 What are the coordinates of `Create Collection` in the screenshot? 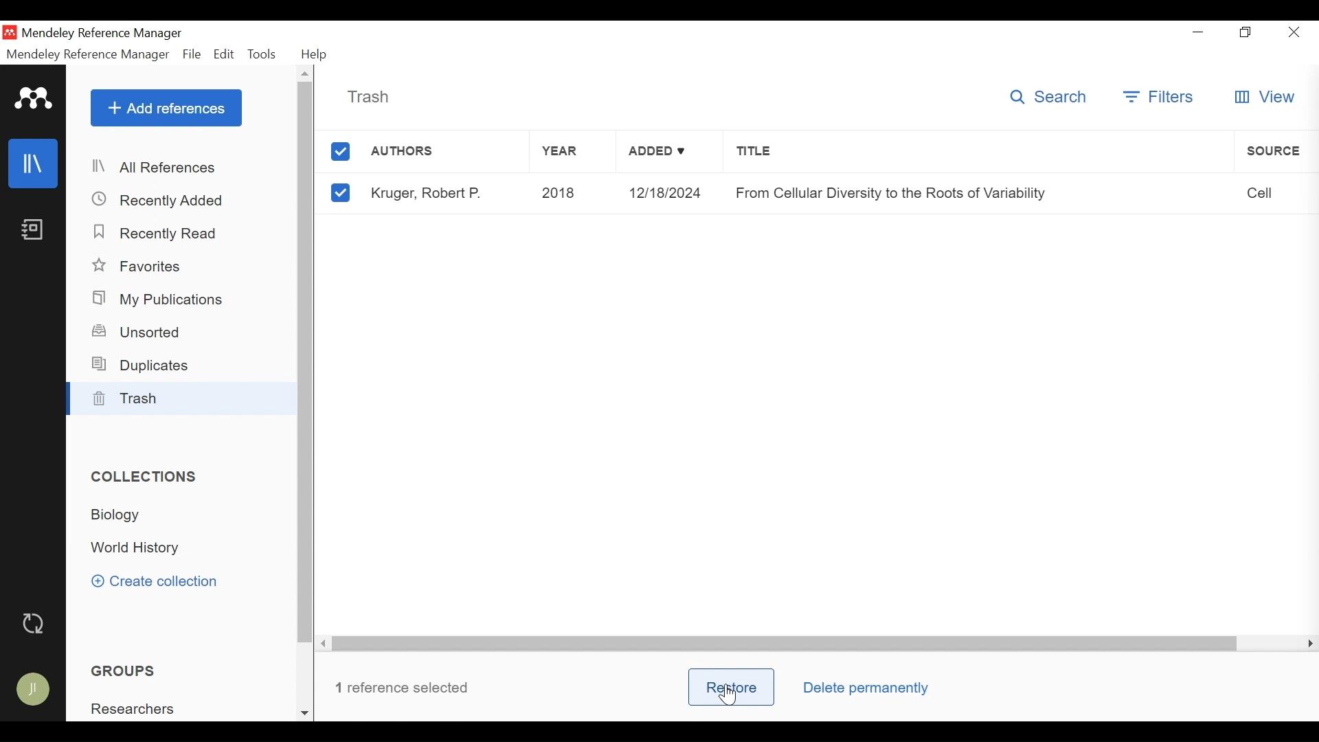 It's located at (159, 581).